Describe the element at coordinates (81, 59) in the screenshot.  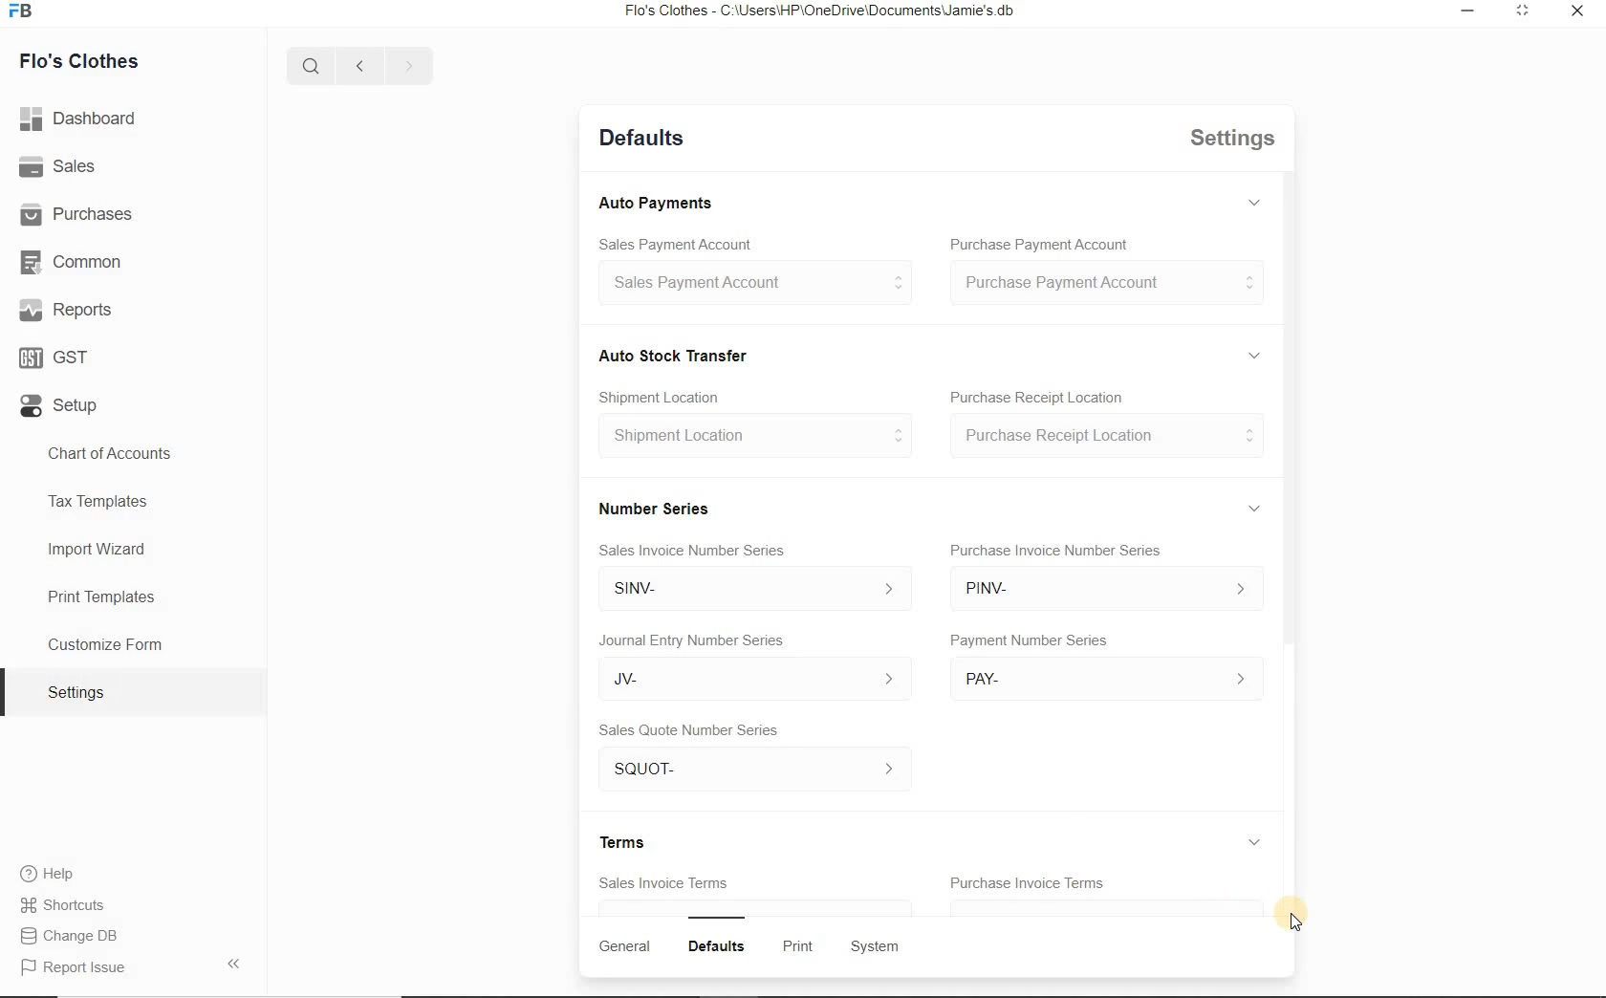
I see `Flo's Clothes` at that location.